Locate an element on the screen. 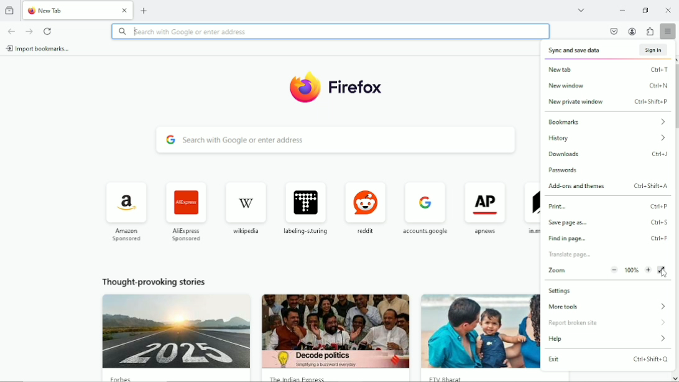 The height and width of the screenshot is (382, 679). help is located at coordinates (608, 338).